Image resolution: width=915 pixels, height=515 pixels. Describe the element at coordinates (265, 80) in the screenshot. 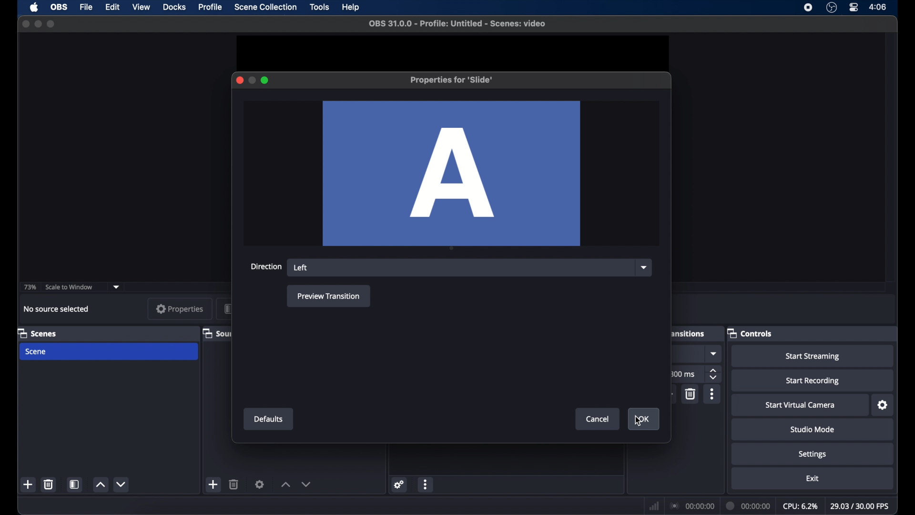

I see `maximize` at that location.